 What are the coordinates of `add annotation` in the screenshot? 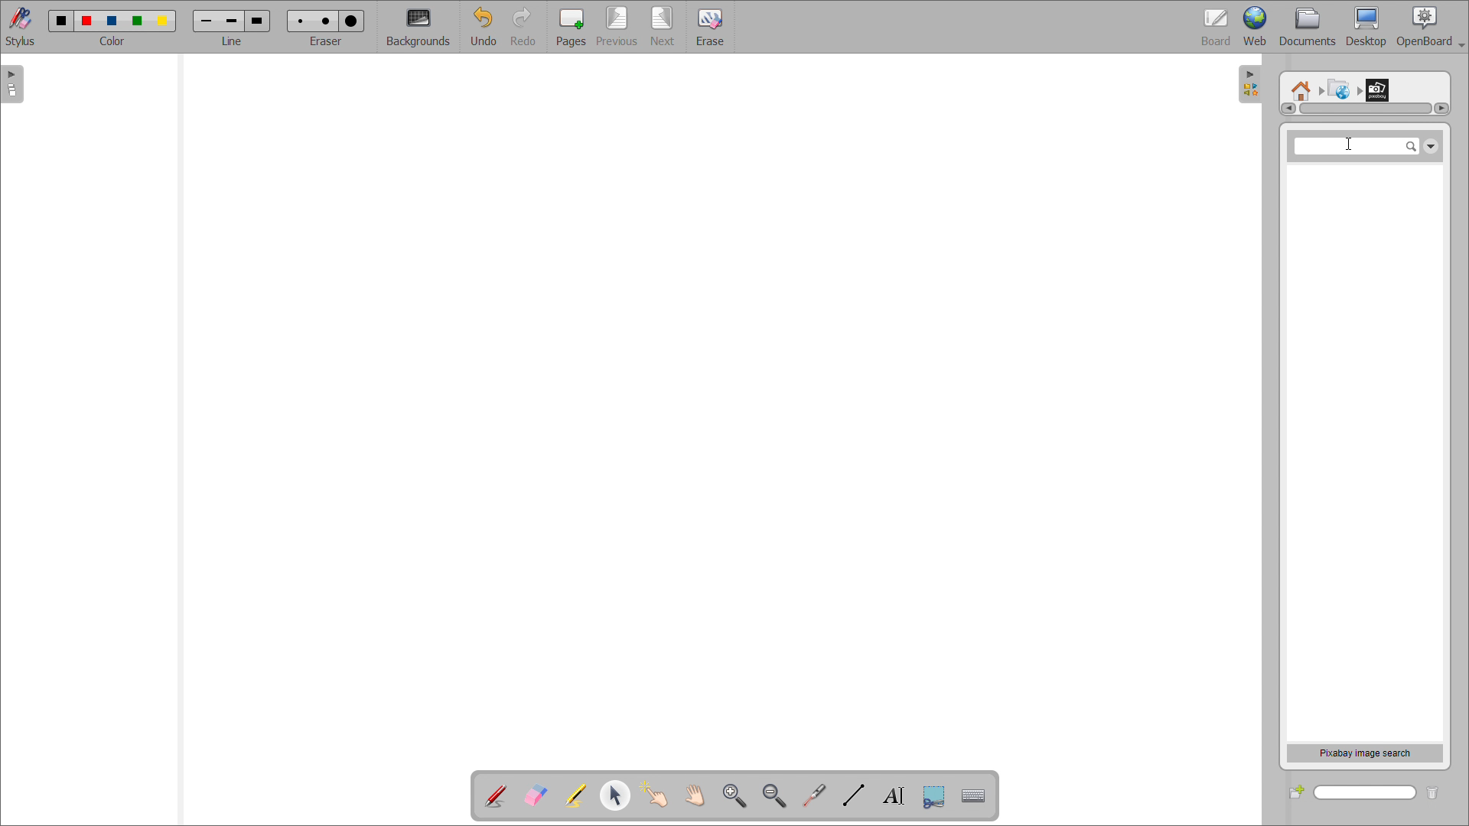 It's located at (496, 796).